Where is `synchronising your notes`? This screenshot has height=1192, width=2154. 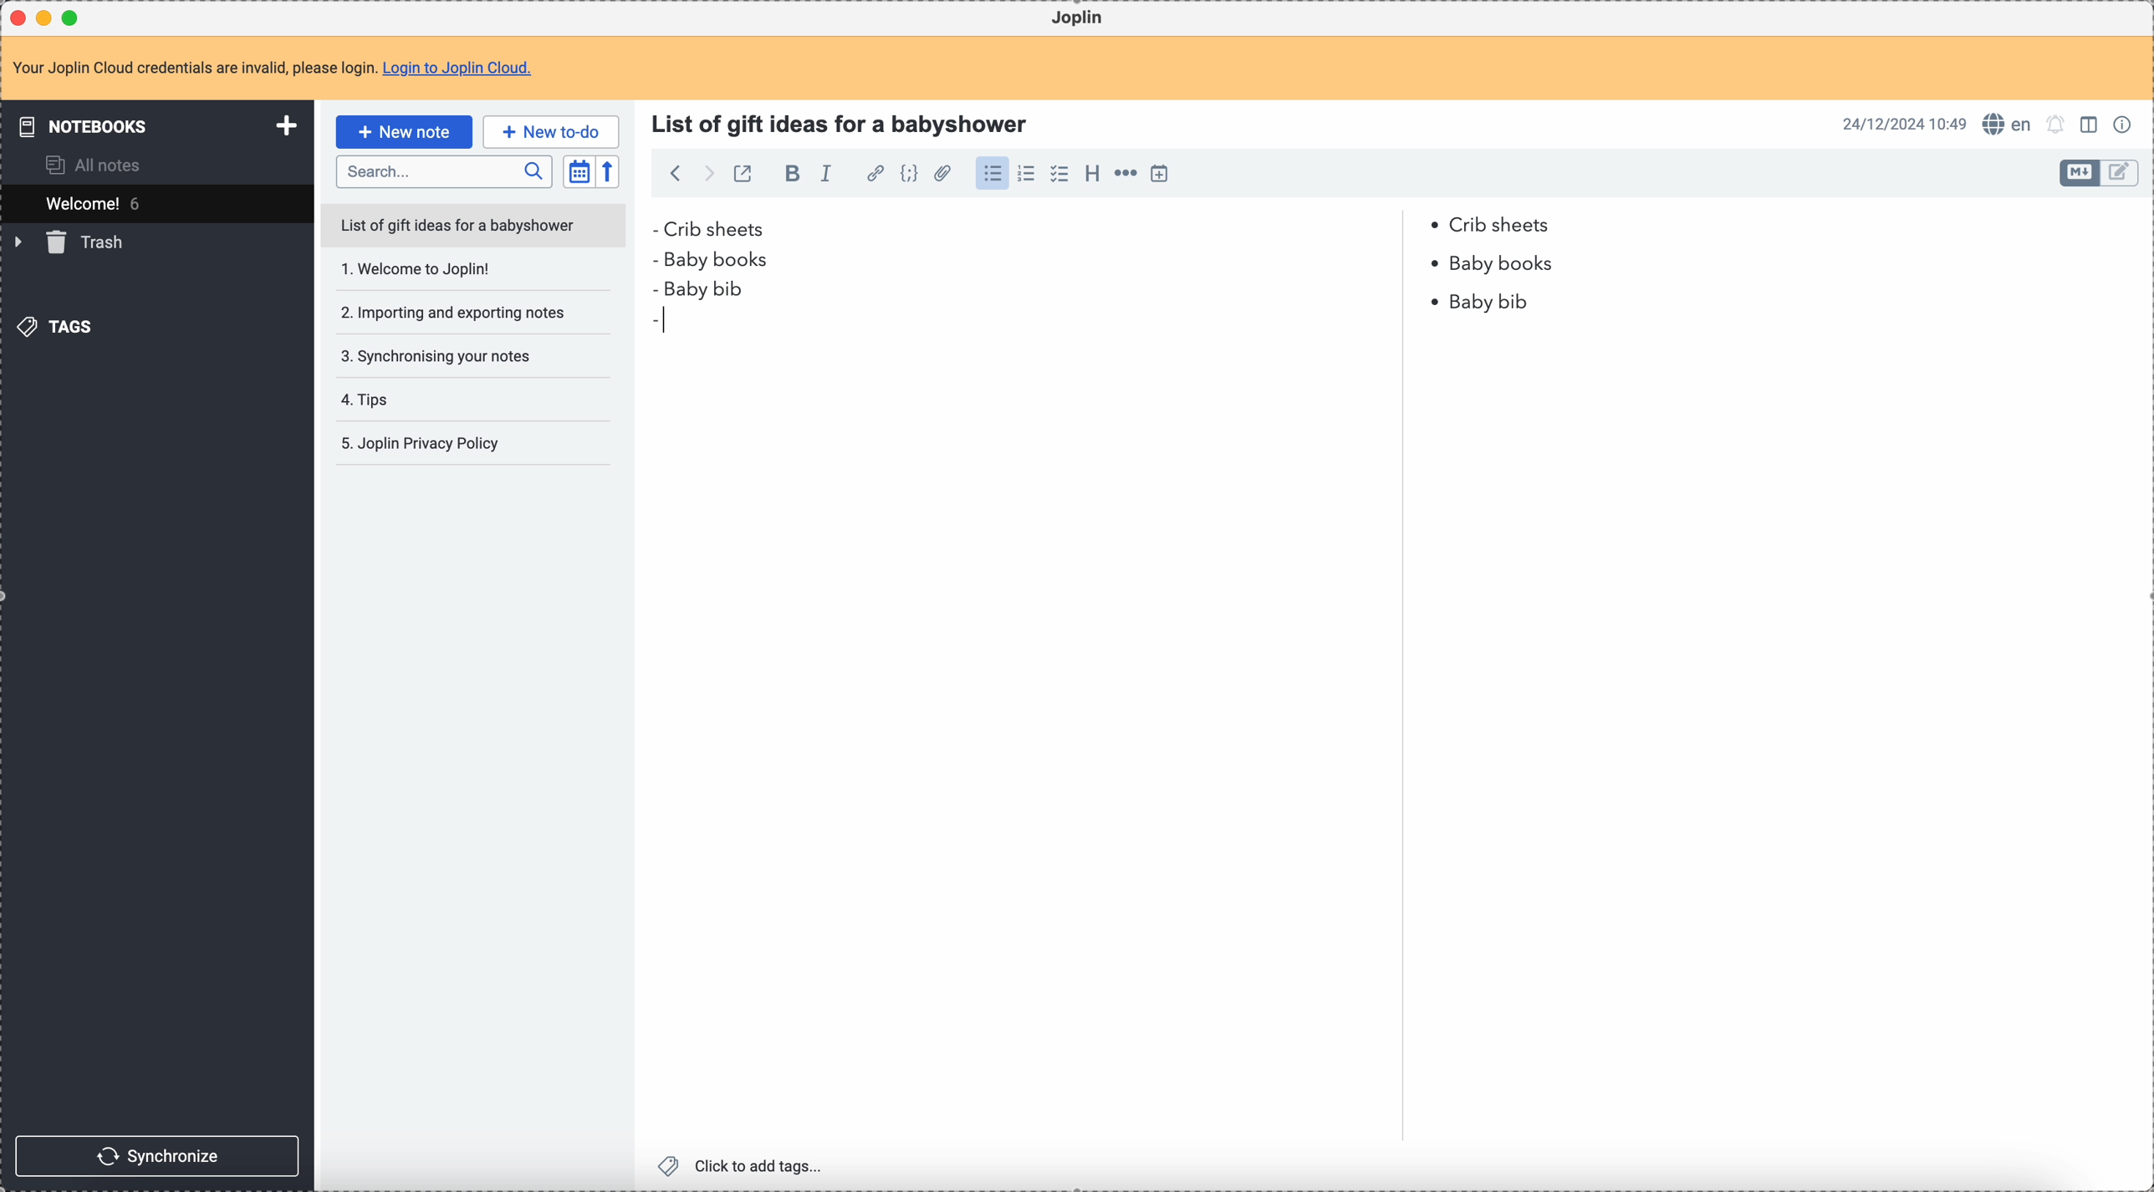
synchronising your notes is located at coordinates (450, 357).